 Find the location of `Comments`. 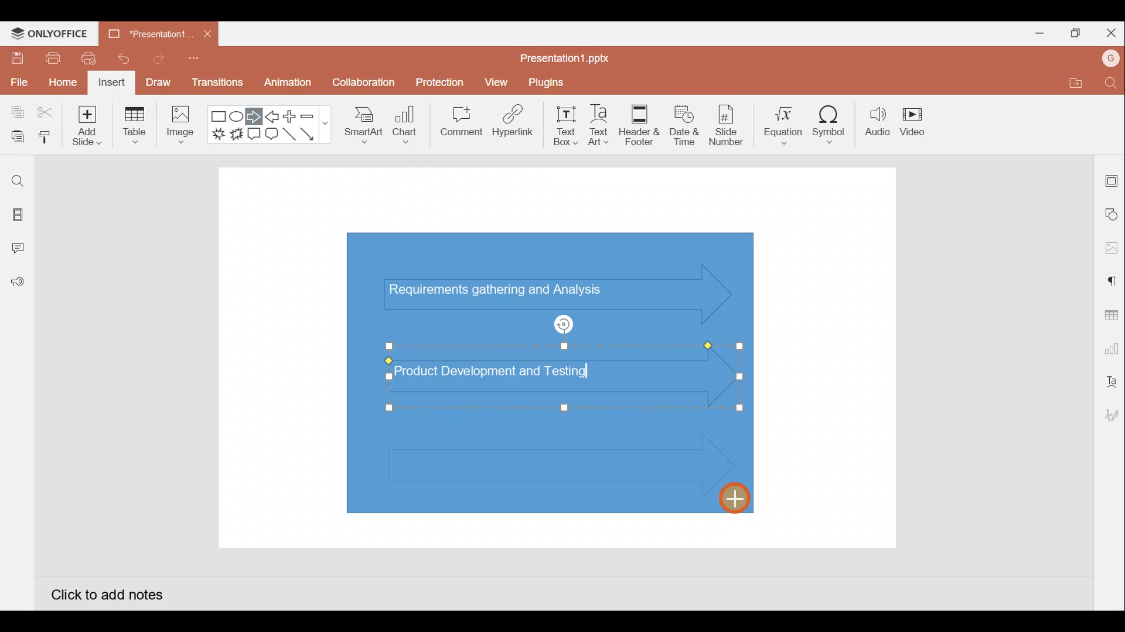

Comments is located at coordinates (21, 249).